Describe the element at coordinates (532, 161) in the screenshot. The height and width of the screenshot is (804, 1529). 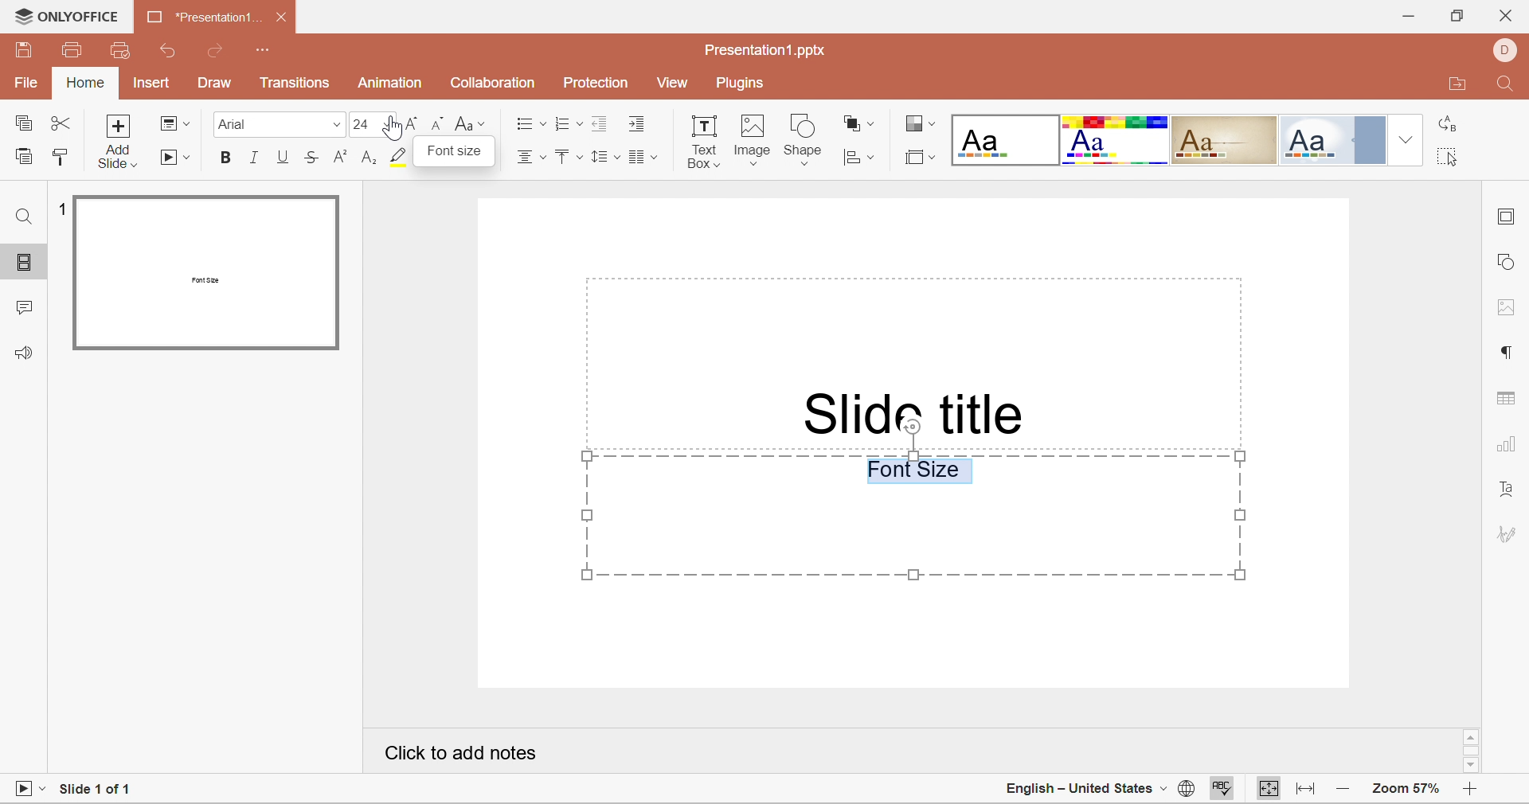
I see `Align center` at that location.